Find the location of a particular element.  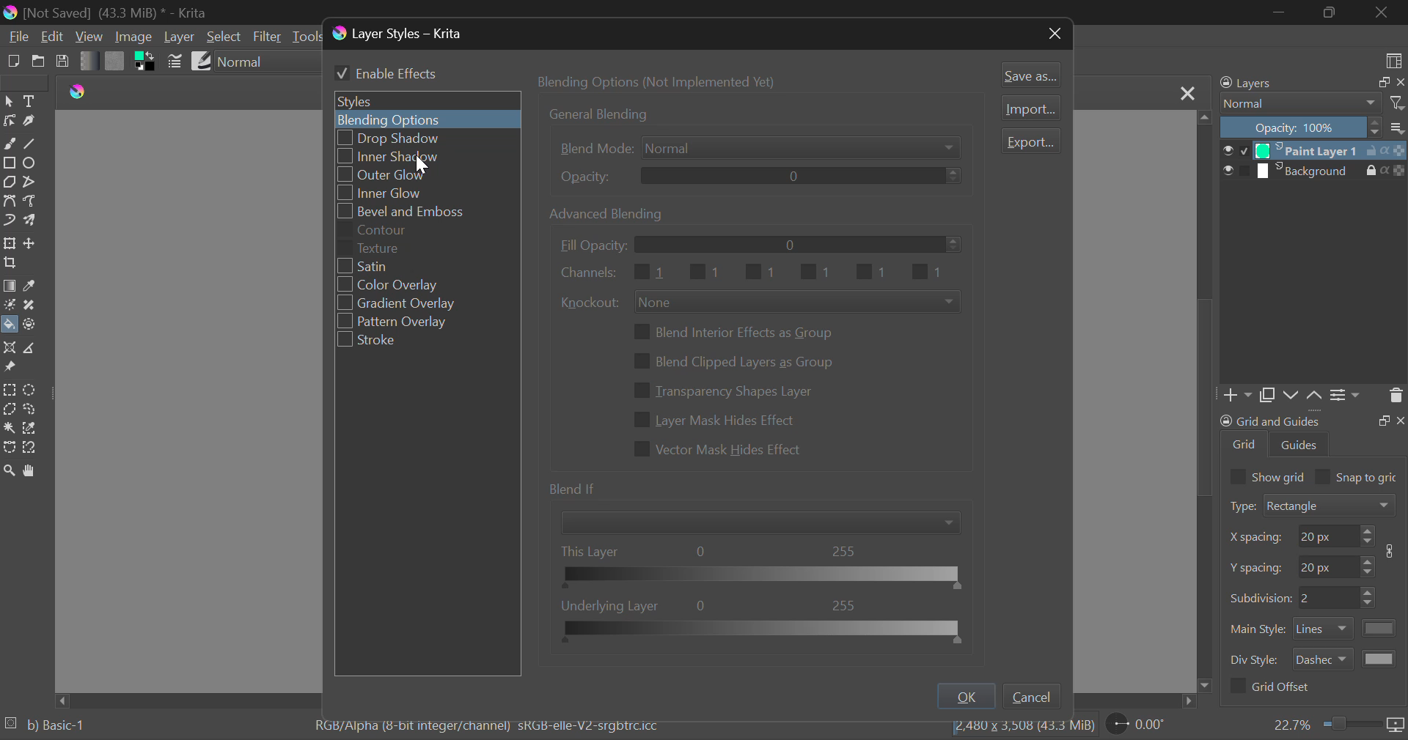

View is located at coordinates (89, 38).